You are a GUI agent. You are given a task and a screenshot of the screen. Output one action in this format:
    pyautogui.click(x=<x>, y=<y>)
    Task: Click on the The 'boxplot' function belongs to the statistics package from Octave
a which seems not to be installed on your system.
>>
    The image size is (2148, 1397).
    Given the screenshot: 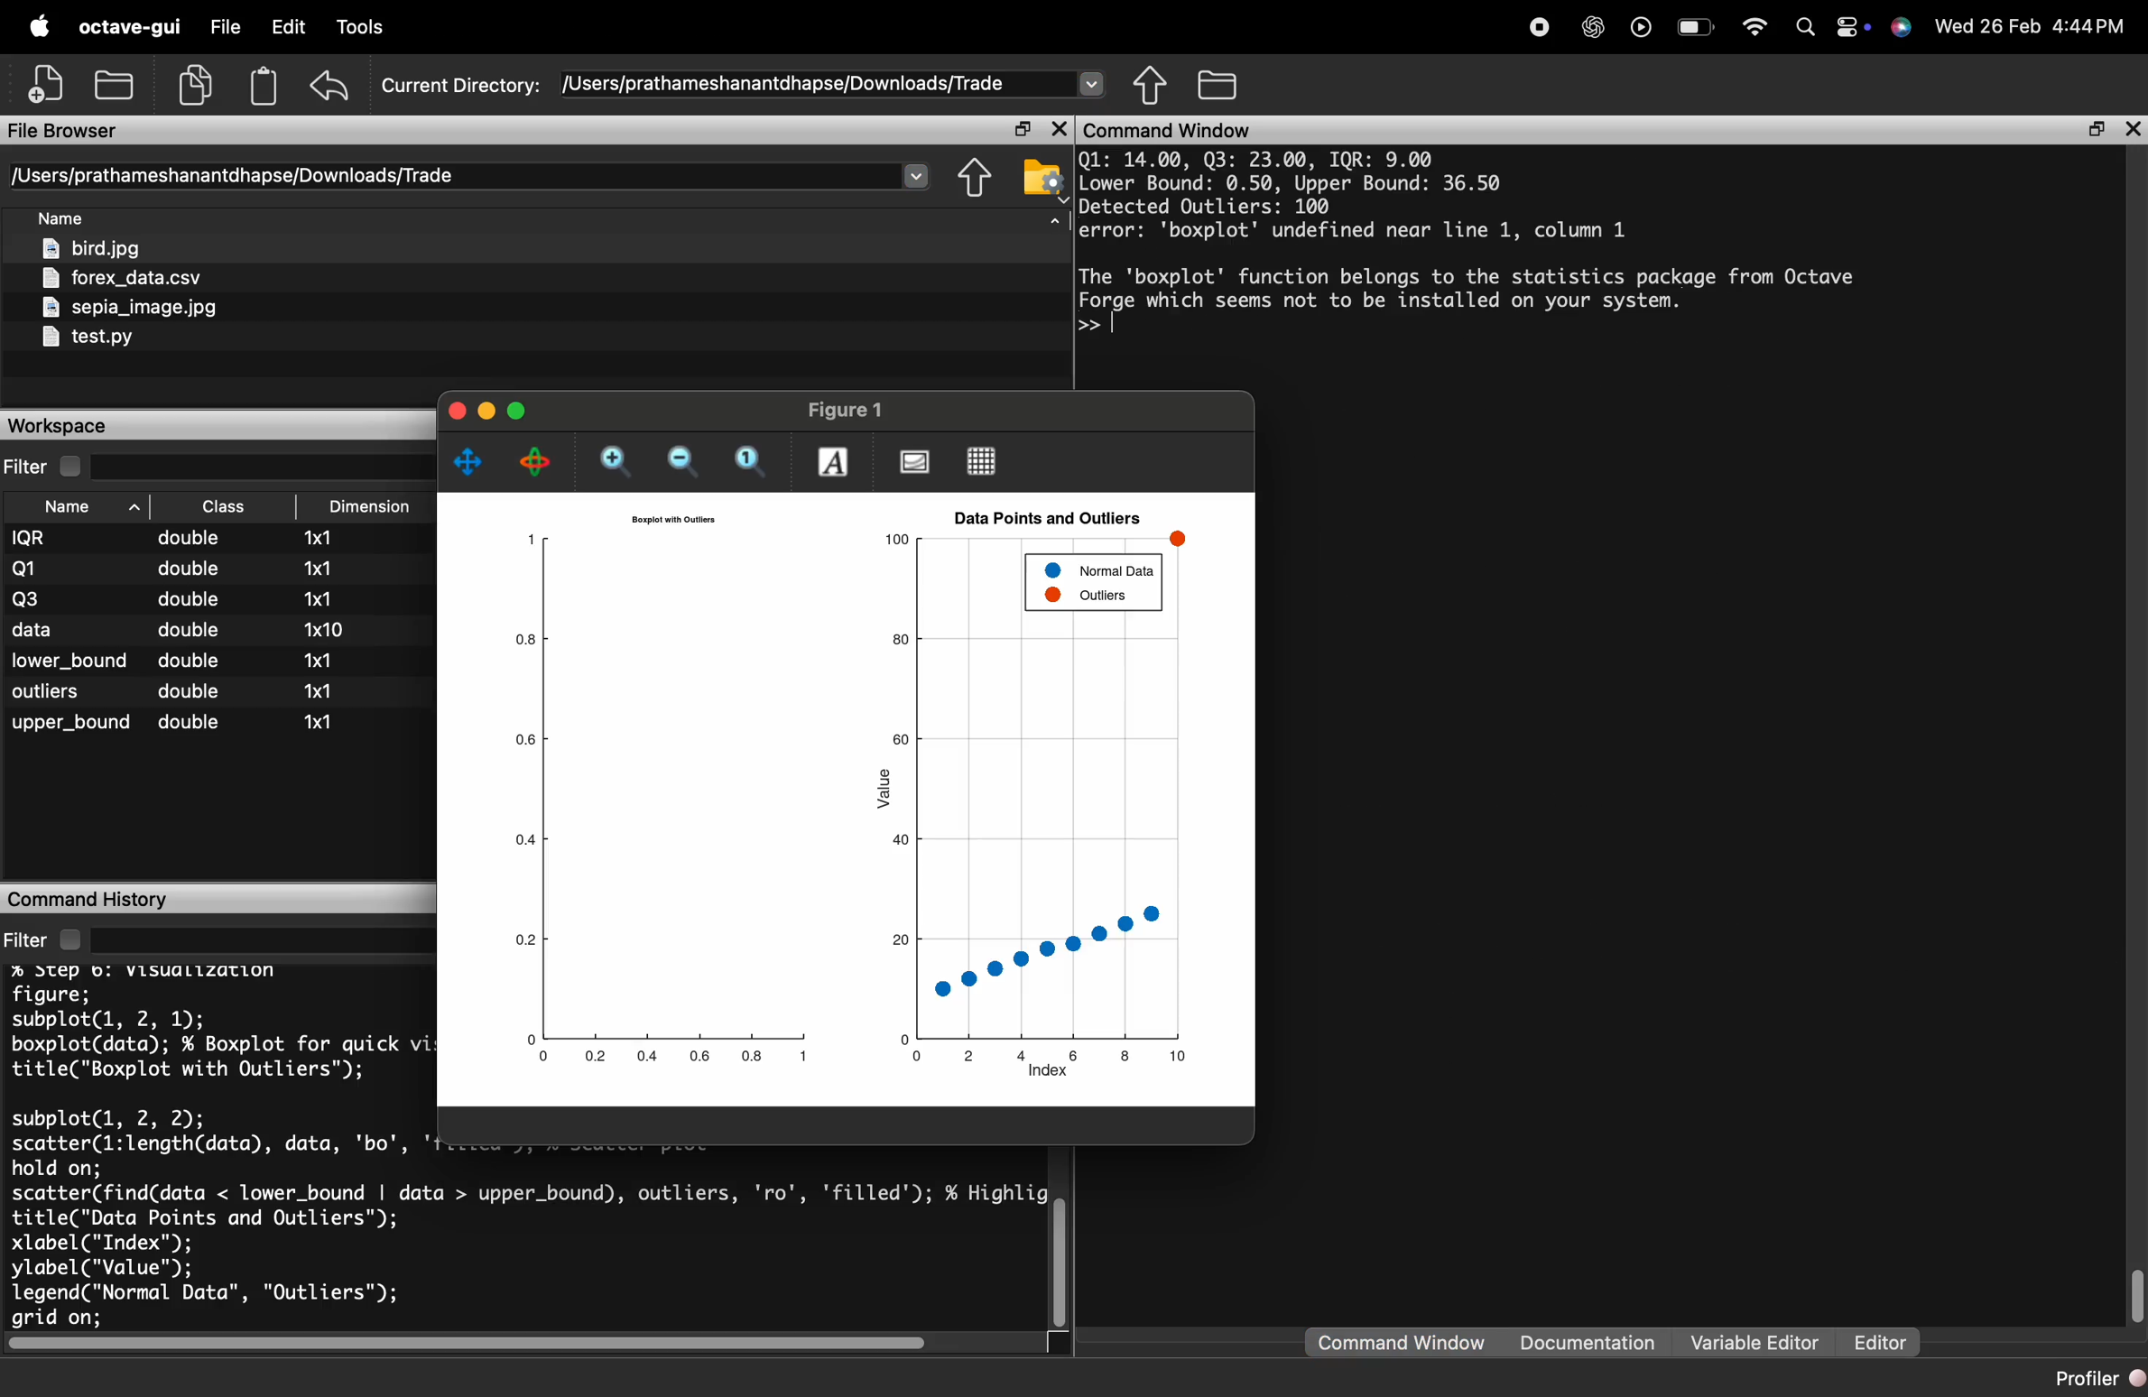 What is the action you would take?
    pyautogui.click(x=1467, y=304)
    